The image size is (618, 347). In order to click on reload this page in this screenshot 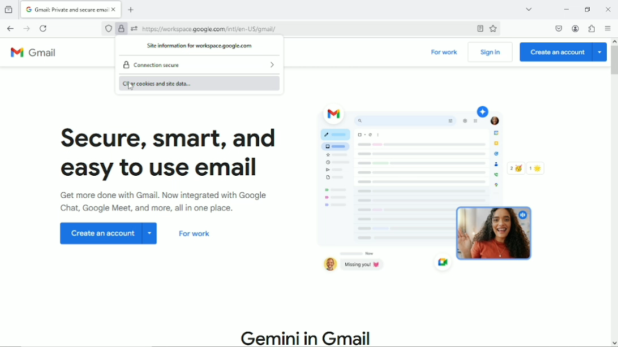, I will do `click(44, 28)`.